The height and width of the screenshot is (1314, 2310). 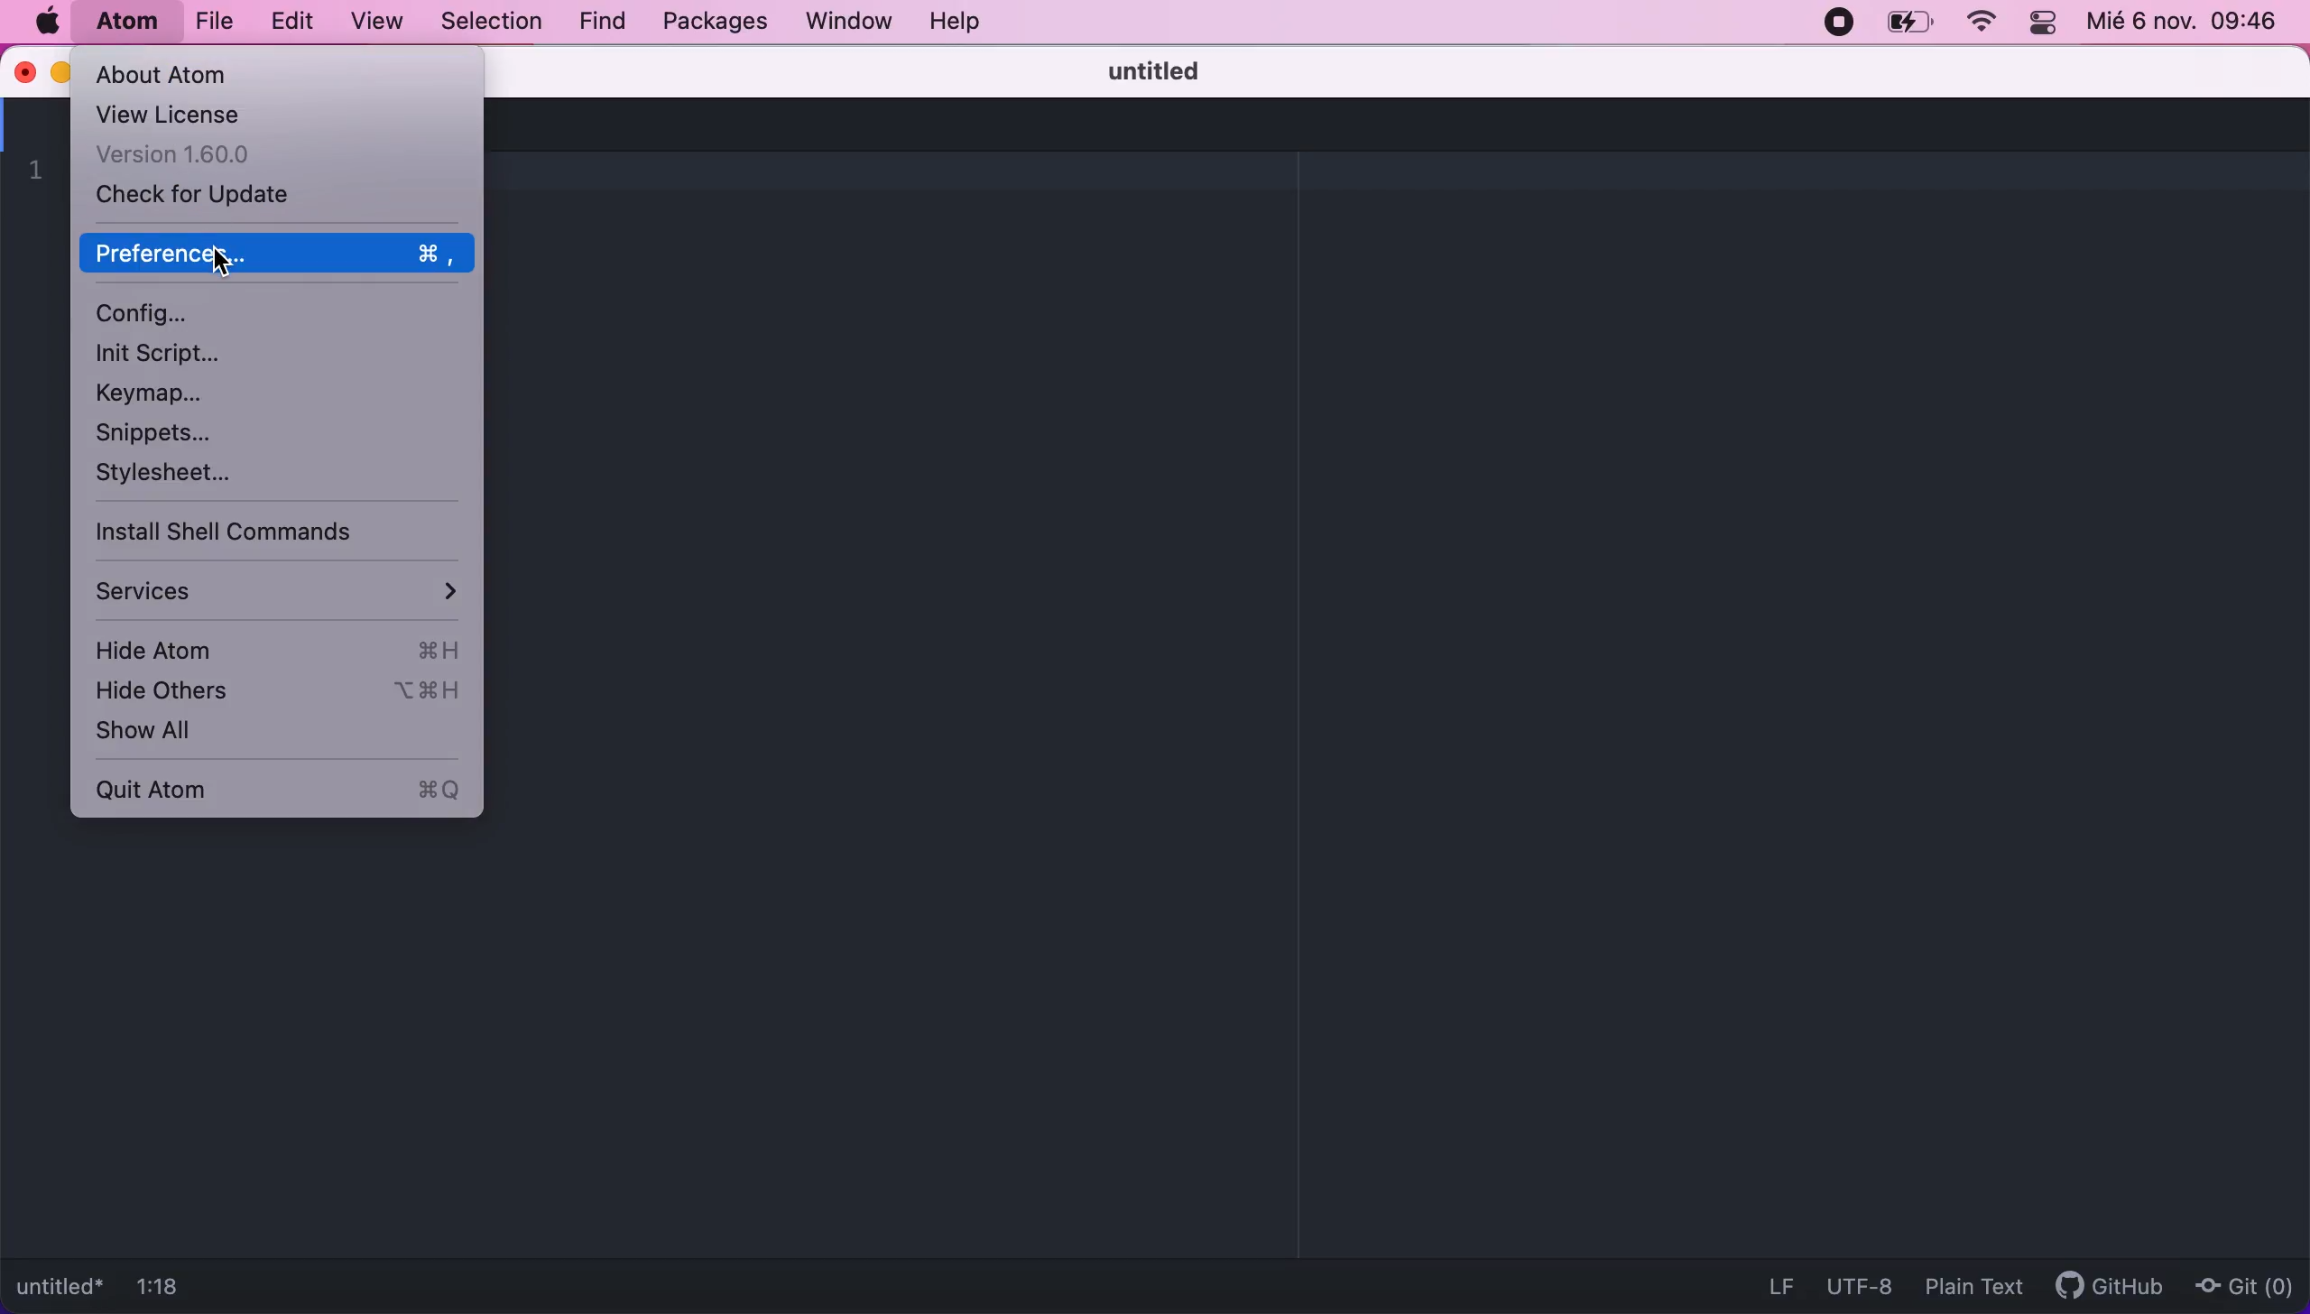 I want to click on view, so click(x=380, y=24).